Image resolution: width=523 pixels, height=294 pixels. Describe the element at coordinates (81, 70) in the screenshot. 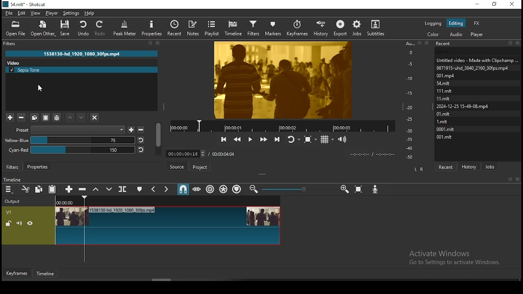

I see `sepia tone` at that location.